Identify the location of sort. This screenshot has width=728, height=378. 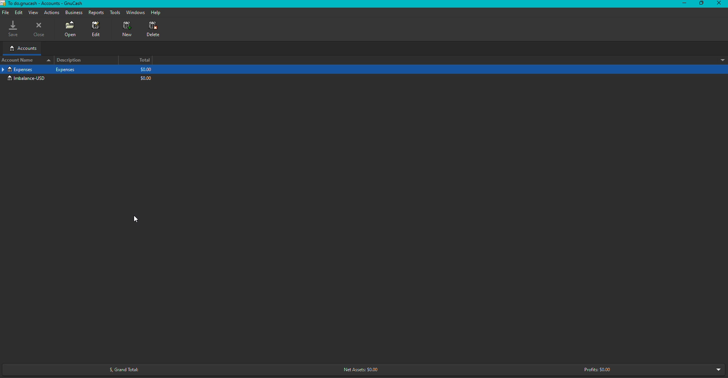
(47, 61).